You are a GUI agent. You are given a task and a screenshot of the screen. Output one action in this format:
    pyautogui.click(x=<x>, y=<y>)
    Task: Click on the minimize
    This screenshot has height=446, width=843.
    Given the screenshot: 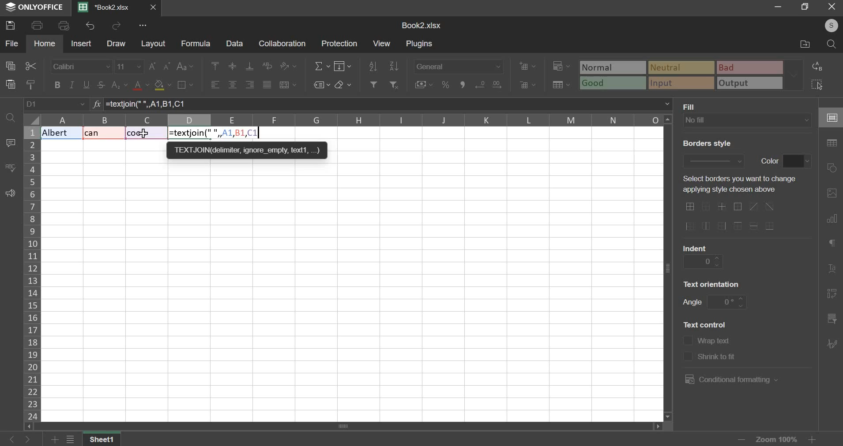 What is the action you would take?
    pyautogui.click(x=774, y=7)
    